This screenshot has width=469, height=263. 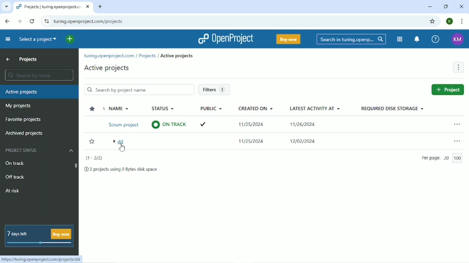 I want to click on Per page, so click(x=442, y=158).